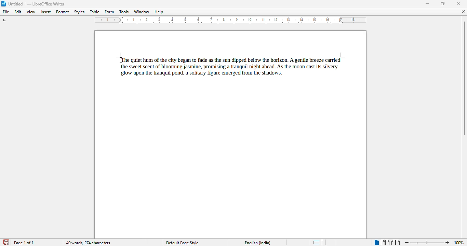 This screenshot has height=246, width=467. Describe the element at coordinates (257, 243) in the screenshot. I see `text language` at that location.